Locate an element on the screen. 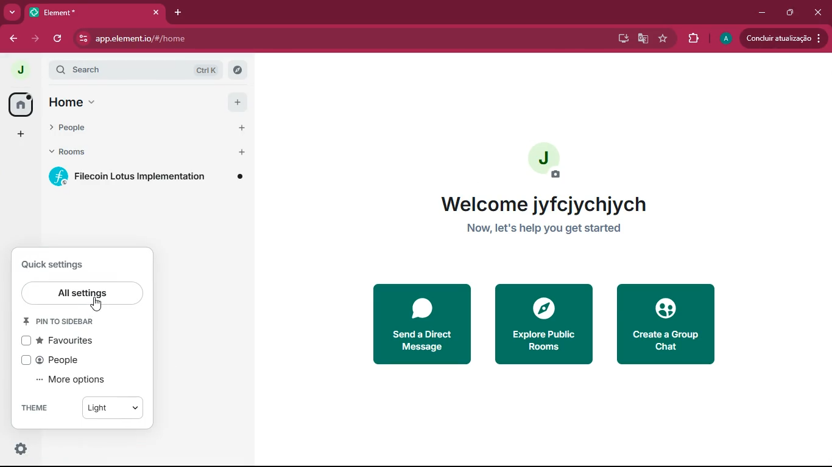 This screenshot has height=467, width=832. Now let's help you get started  is located at coordinates (566, 230).